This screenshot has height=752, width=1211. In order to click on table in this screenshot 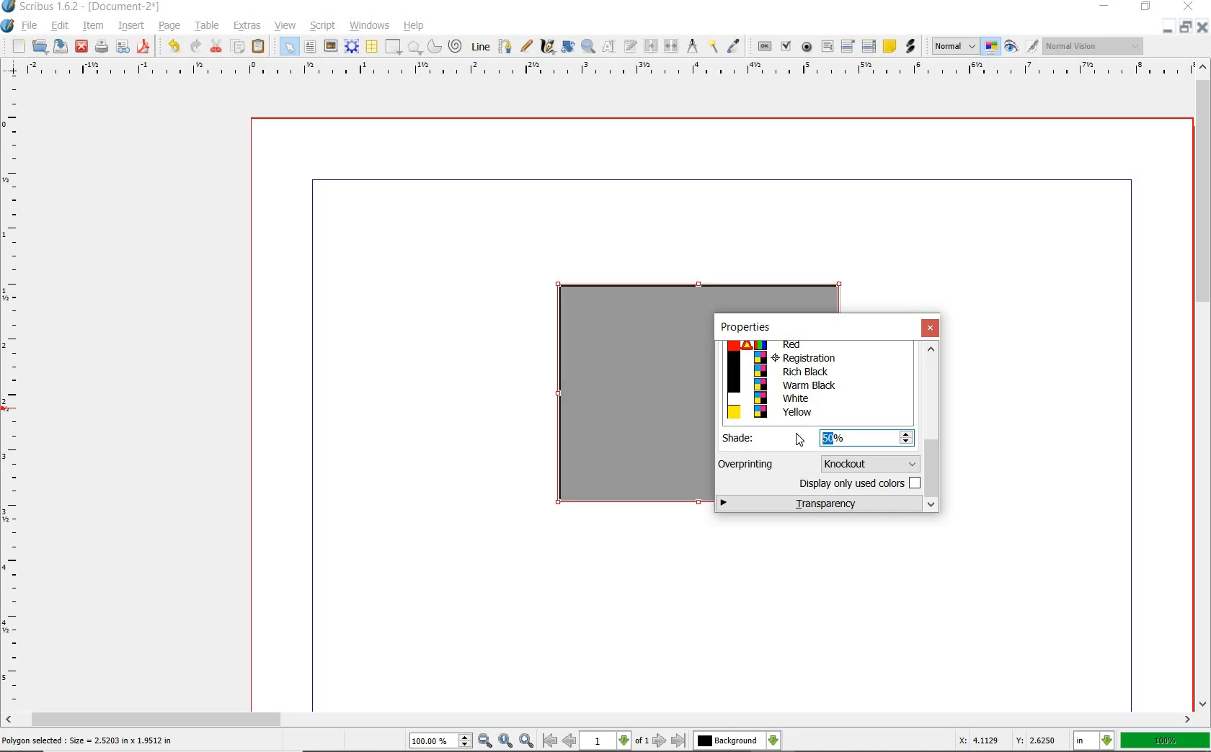, I will do `click(208, 27)`.